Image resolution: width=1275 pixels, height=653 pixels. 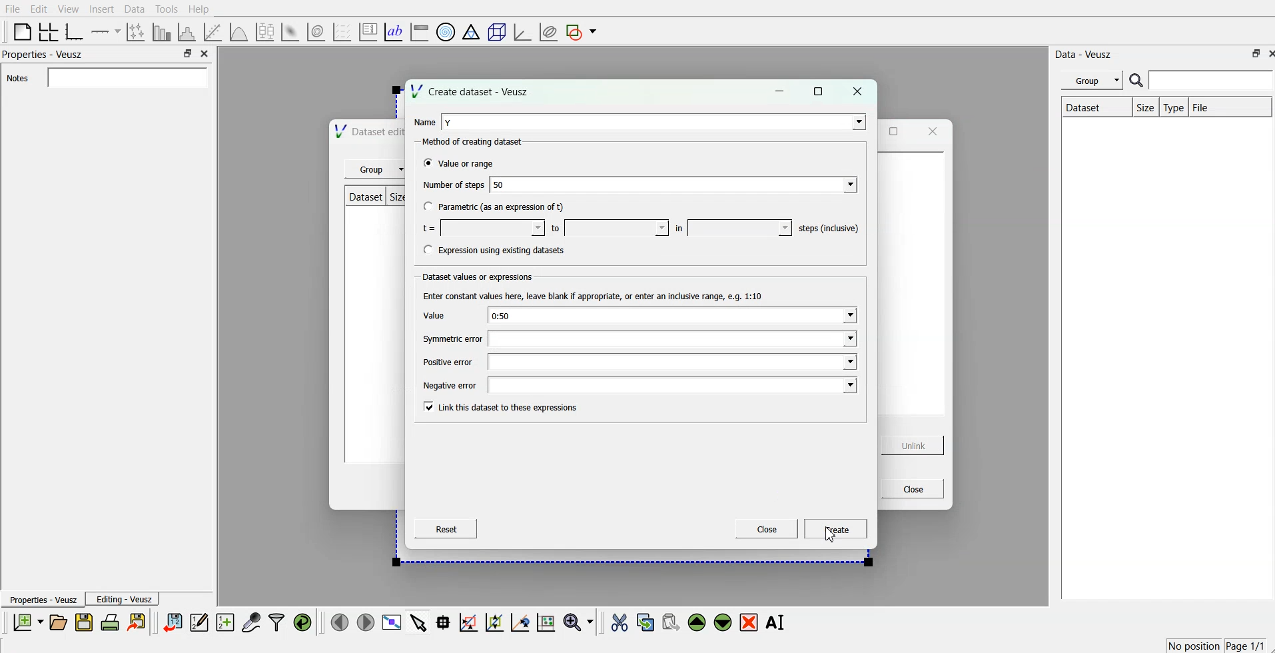 What do you see at coordinates (173, 623) in the screenshot?
I see `import data points` at bounding box center [173, 623].